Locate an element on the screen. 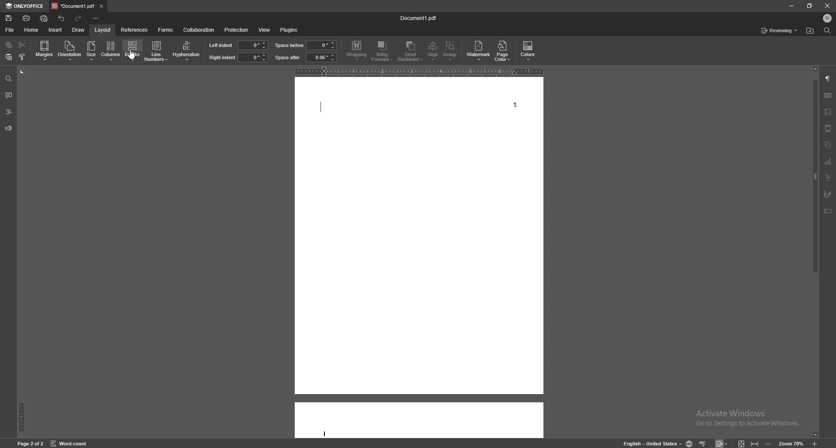 Image resolution: width=836 pixels, height=448 pixels. table is located at coordinates (828, 95).